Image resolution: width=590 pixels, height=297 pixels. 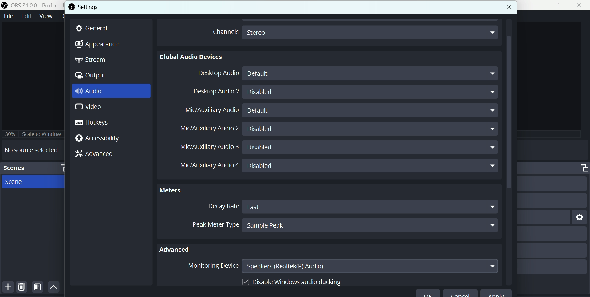 What do you see at coordinates (578, 216) in the screenshot?
I see `setting` at bounding box center [578, 216].